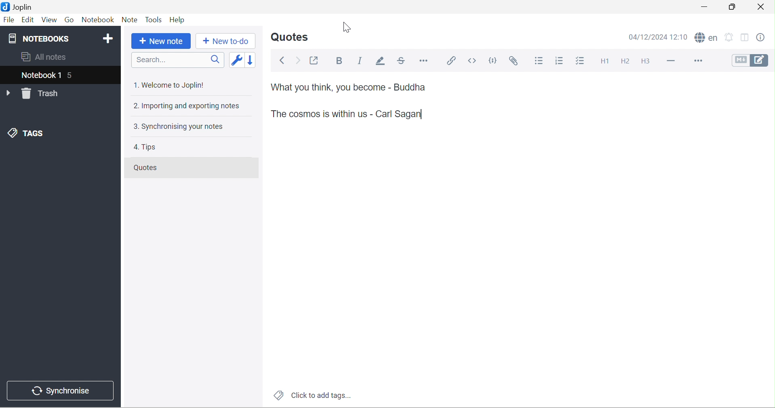  Describe the element at coordinates (44, 57) in the screenshot. I see `All notes` at that location.